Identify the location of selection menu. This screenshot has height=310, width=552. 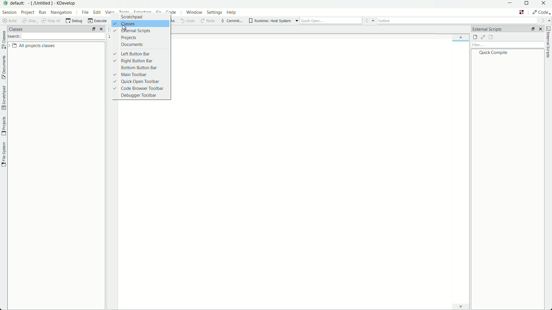
(143, 12).